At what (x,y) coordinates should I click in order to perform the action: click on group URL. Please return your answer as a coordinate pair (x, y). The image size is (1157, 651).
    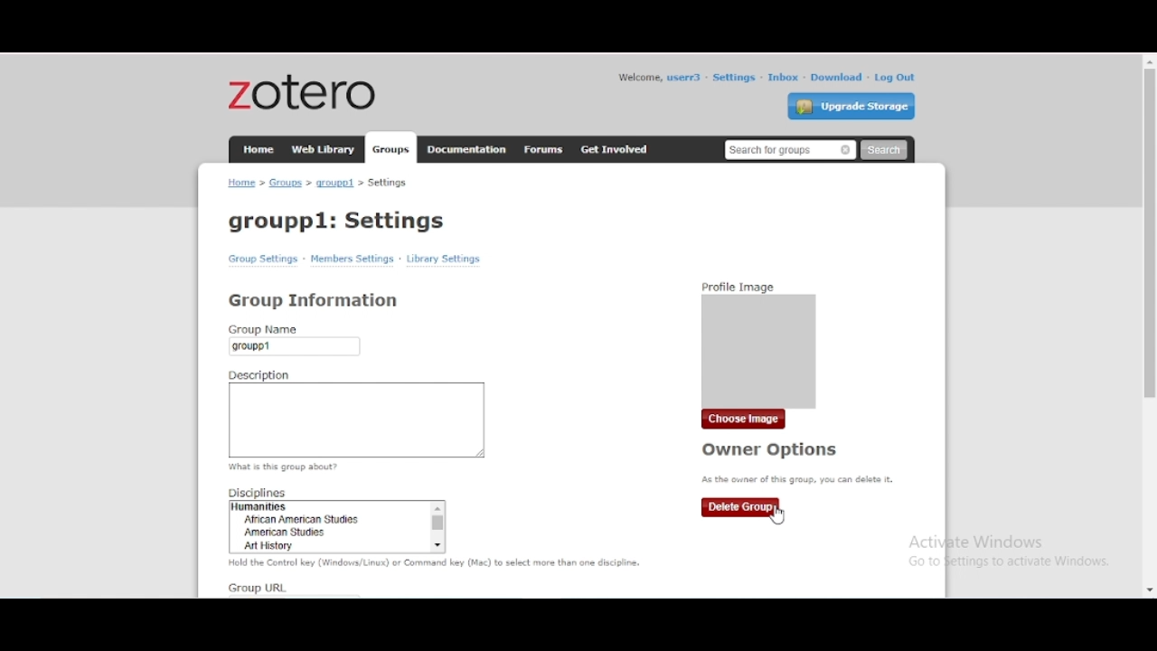
    Looking at the image, I should click on (257, 589).